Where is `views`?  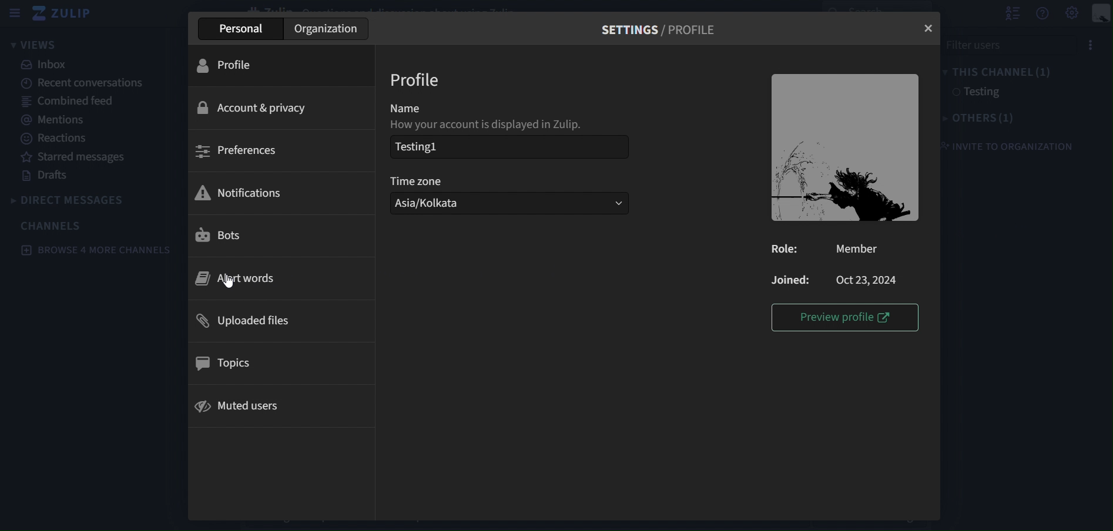
views is located at coordinates (41, 45).